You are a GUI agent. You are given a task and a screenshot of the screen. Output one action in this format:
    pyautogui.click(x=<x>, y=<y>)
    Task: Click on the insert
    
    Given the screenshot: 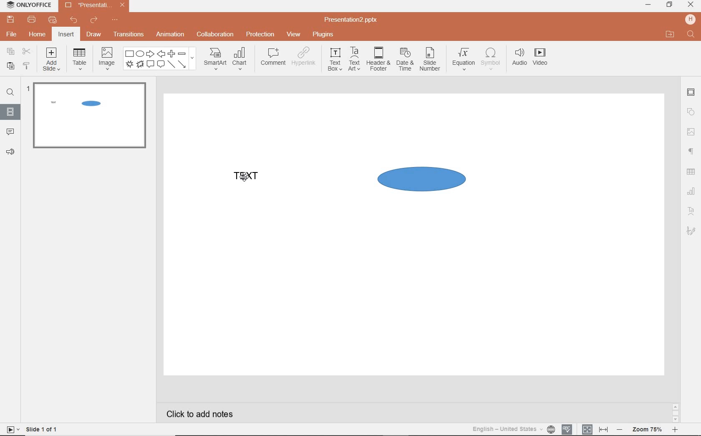 What is the action you would take?
    pyautogui.click(x=67, y=35)
    